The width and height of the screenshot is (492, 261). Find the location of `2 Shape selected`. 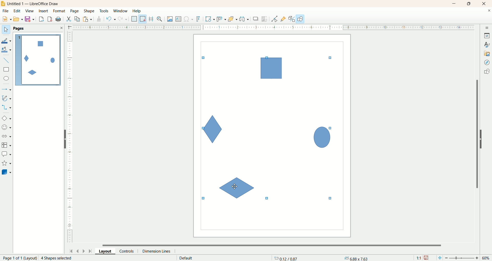

2 Shape selected is located at coordinates (56, 258).